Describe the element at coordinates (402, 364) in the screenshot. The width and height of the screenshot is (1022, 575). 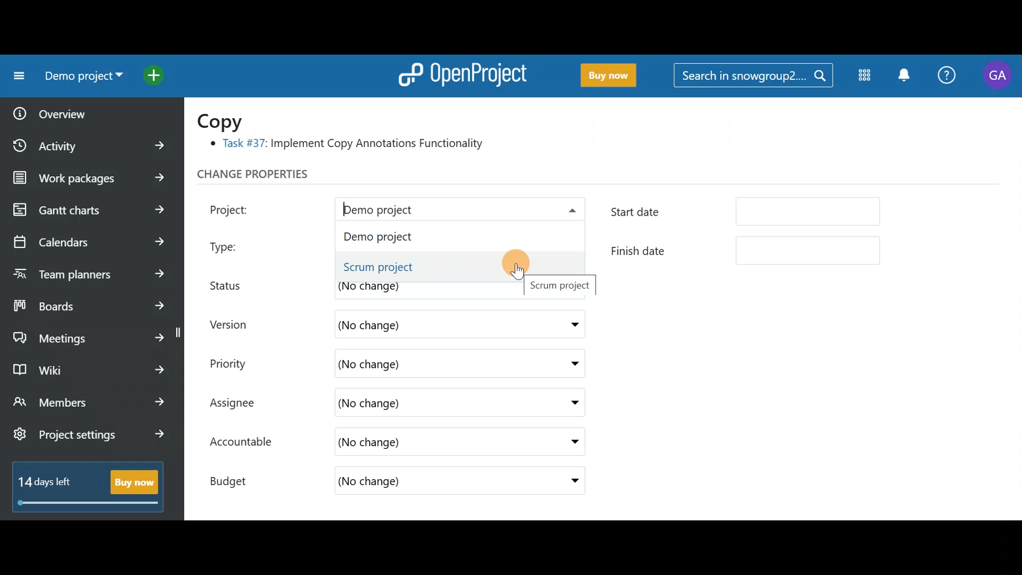
I see `(No change)` at that location.